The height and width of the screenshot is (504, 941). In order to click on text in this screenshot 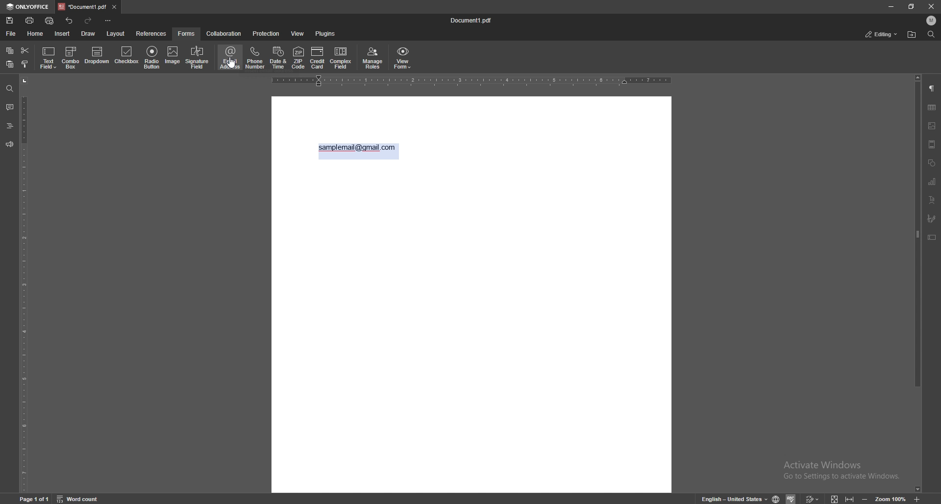, I will do `click(357, 148)`.